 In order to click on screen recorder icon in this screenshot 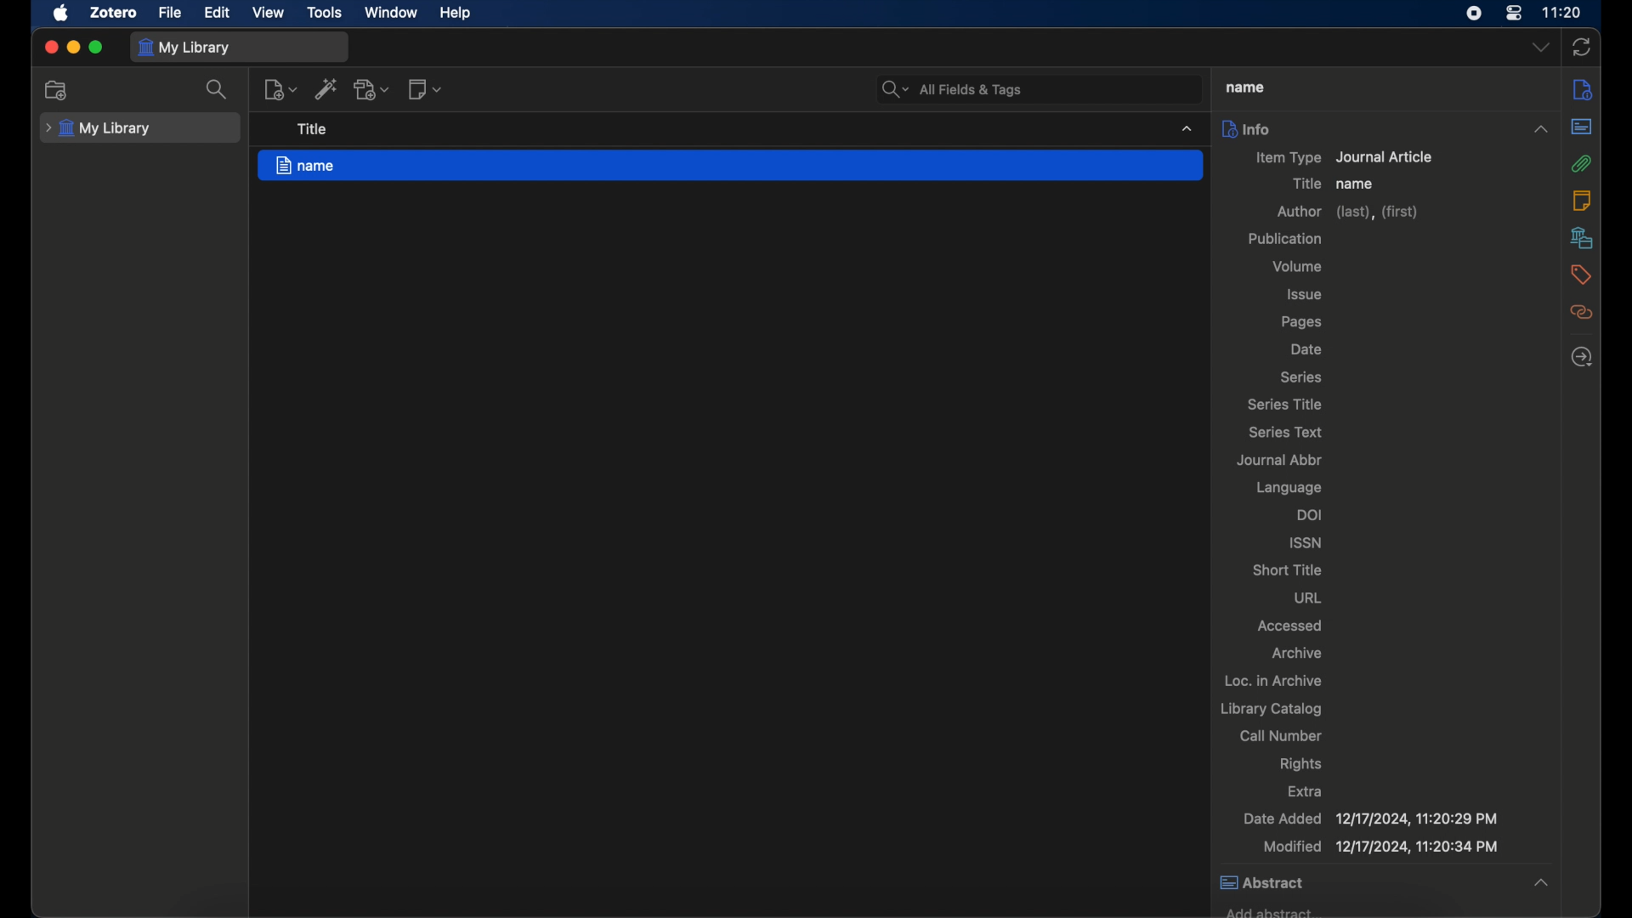, I will do `click(1475, 14)`.